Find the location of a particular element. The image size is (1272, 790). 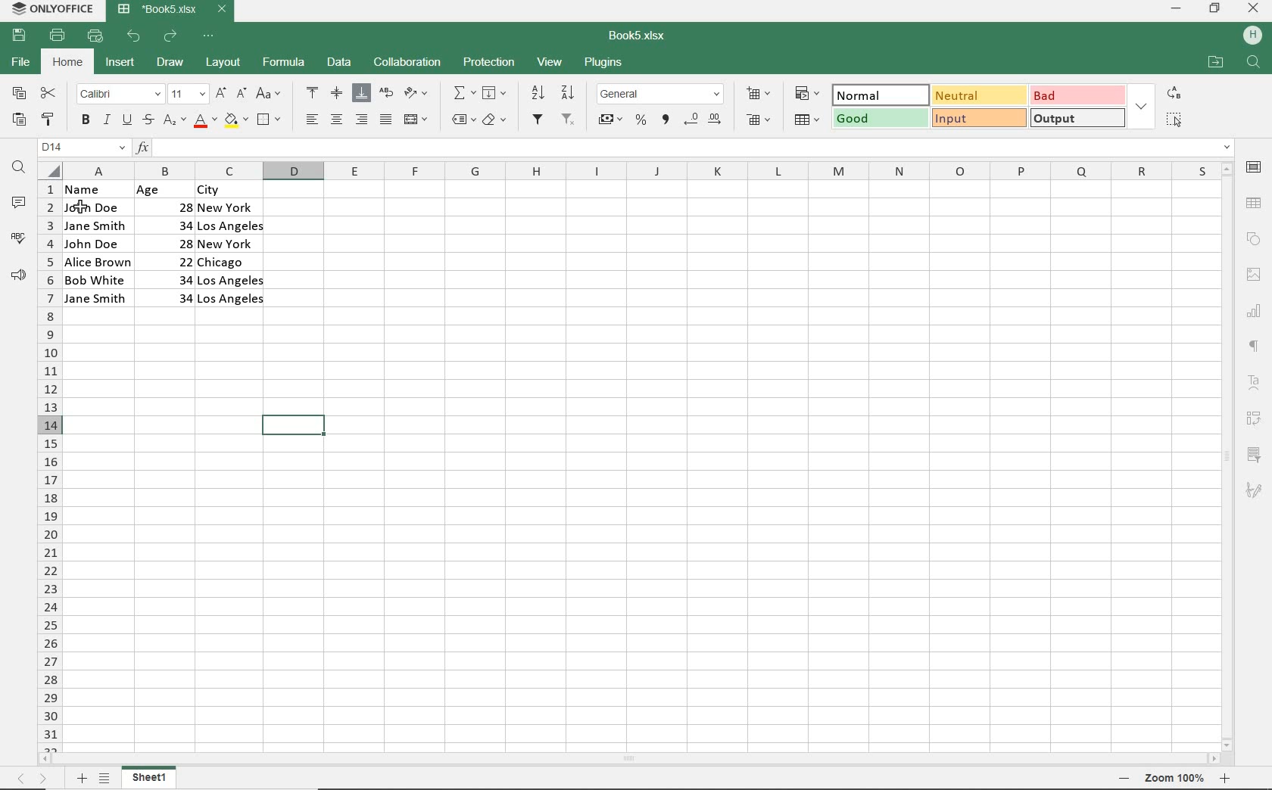

QUICK PRINT is located at coordinates (95, 36).